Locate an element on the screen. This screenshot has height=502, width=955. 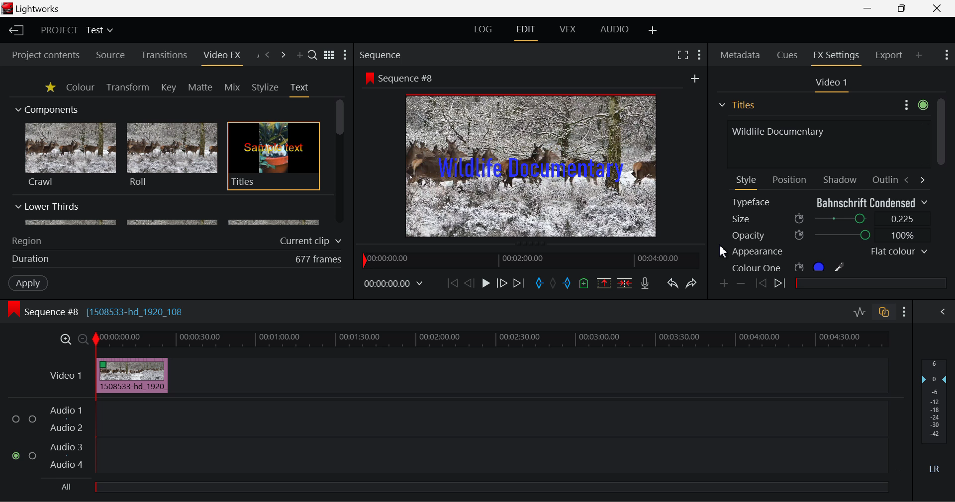
Show Settings is located at coordinates (700, 55).